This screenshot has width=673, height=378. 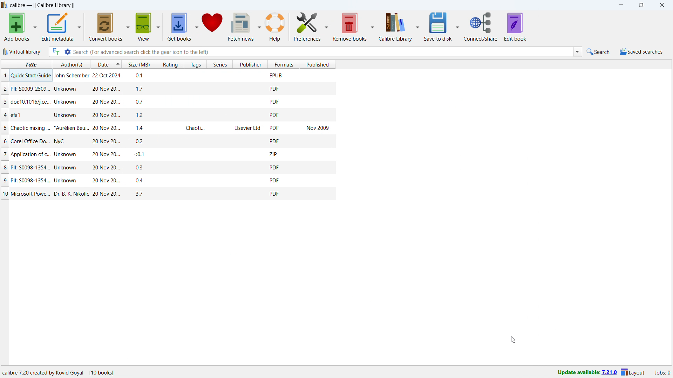 What do you see at coordinates (169, 89) in the screenshot?
I see `2 Pll: S0009-2509... Unknown 20 Nov 20... 17` at bounding box center [169, 89].